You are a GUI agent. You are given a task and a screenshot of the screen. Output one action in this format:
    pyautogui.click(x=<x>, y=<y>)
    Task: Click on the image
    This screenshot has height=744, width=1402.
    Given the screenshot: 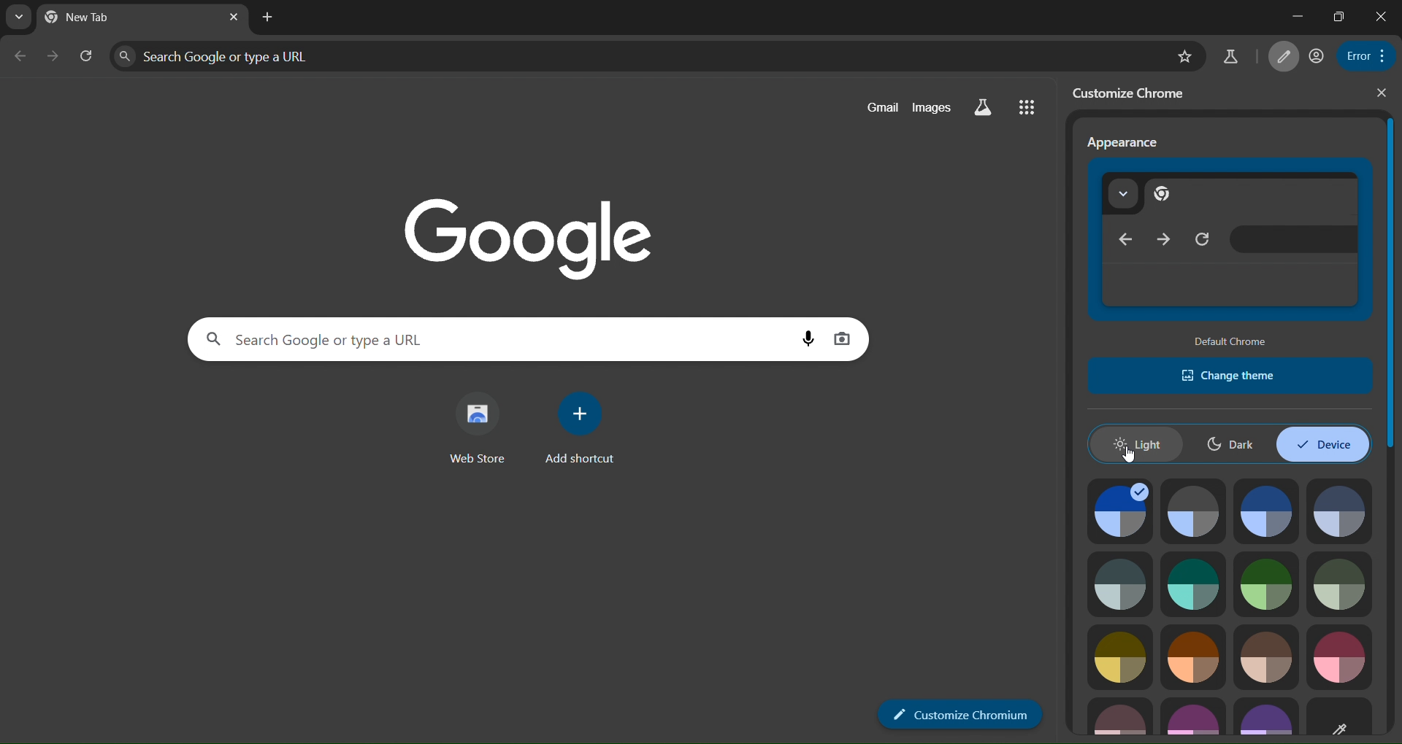 What is the action you would take?
    pyautogui.click(x=1268, y=583)
    